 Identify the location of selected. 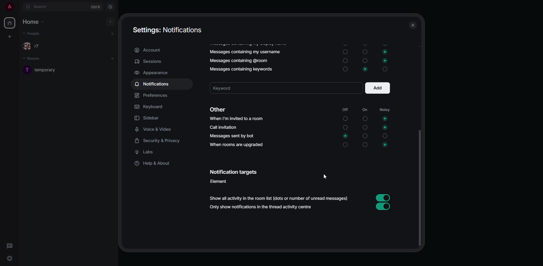
(385, 52).